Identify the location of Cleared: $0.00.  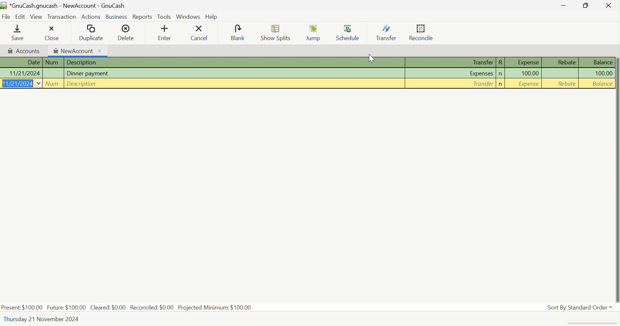
(107, 307).